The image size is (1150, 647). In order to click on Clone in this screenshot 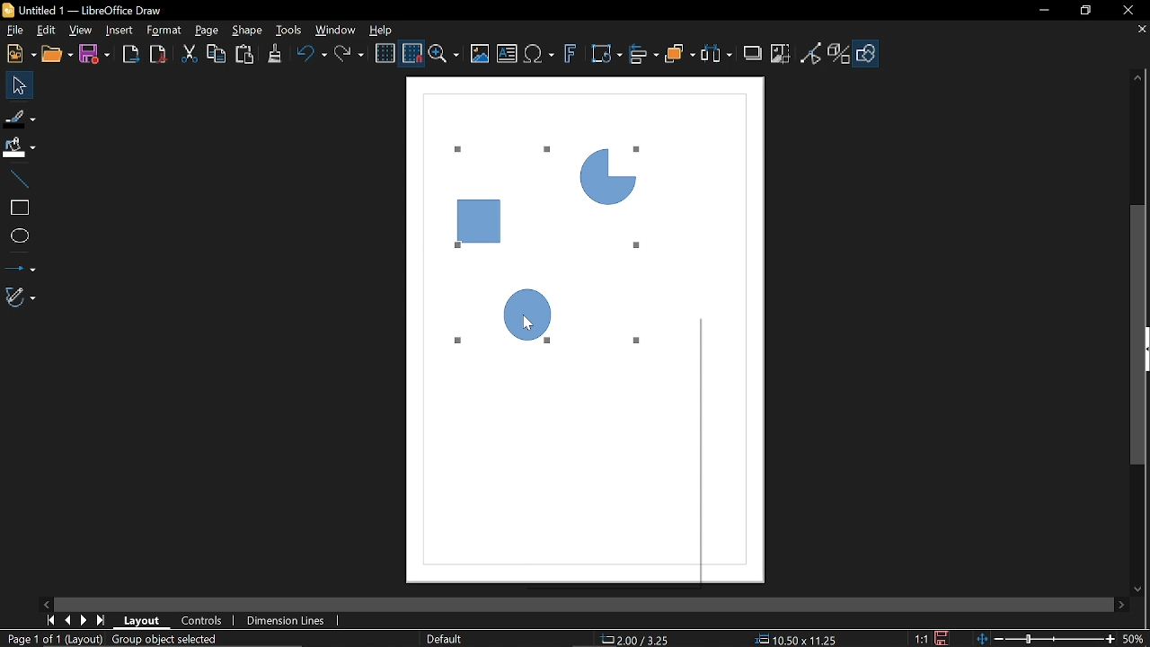, I will do `click(275, 55)`.